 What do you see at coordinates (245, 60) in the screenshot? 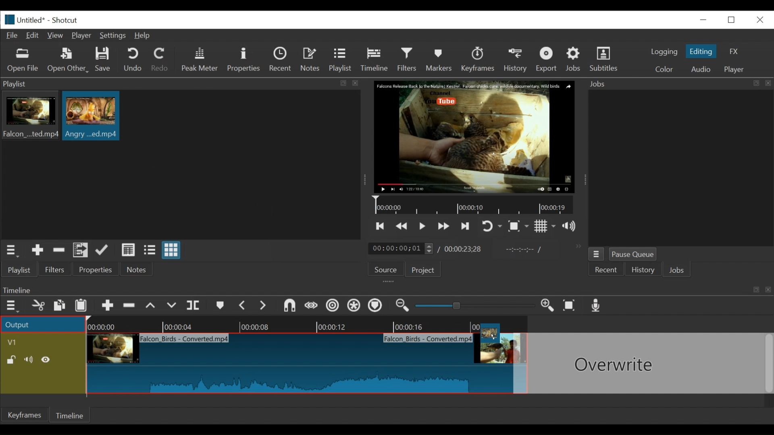
I see `Properties` at bounding box center [245, 60].